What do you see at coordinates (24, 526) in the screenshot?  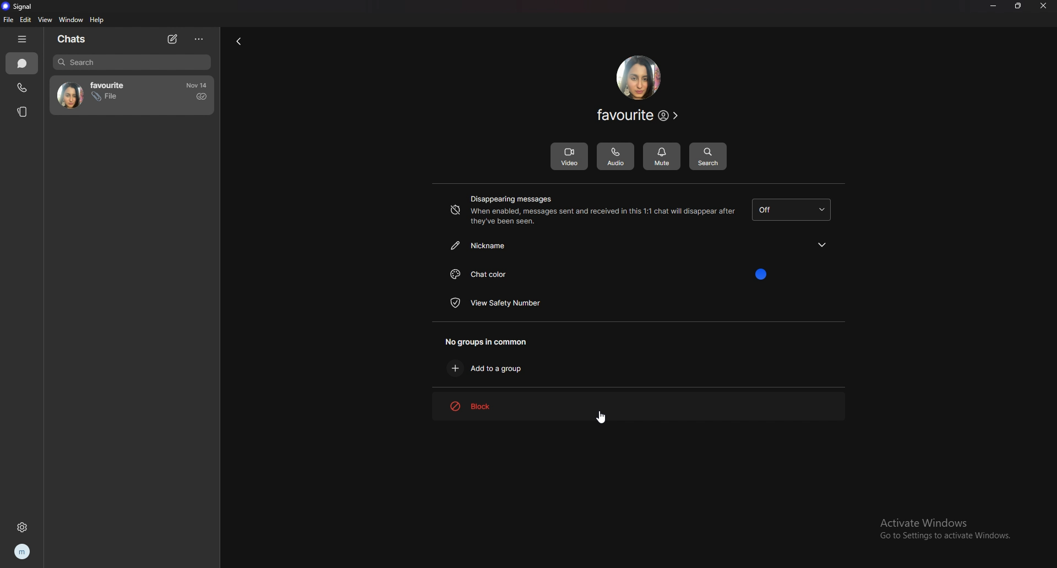 I see `settings` at bounding box center [24, 526].